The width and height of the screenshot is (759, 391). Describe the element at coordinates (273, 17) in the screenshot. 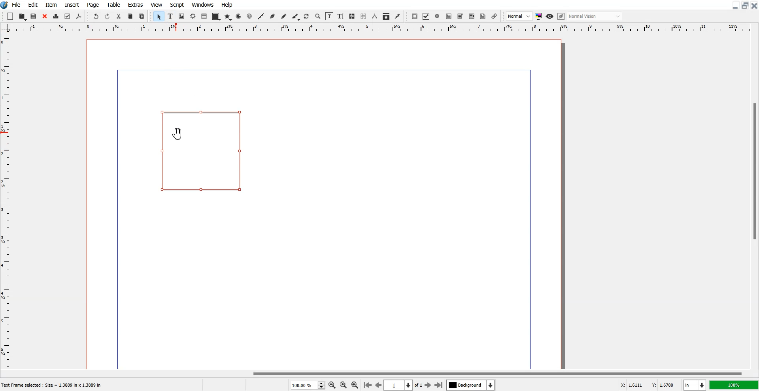

I see `Bezier curve` at that location.